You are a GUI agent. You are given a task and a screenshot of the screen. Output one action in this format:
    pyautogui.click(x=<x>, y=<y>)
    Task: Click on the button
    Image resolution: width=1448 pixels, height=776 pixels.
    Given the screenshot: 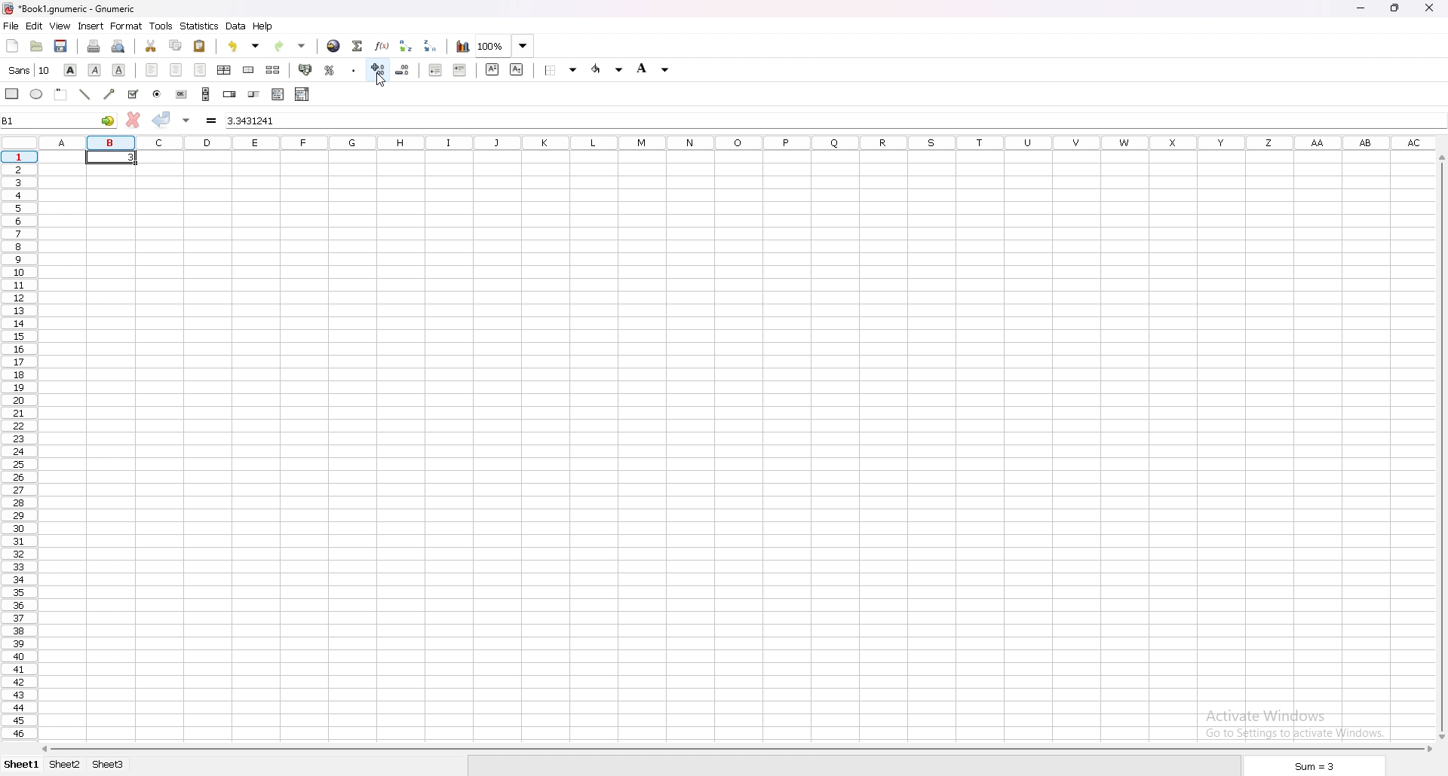 What is the action you would take?
    pyautogui.click(x=181, y=93)
    